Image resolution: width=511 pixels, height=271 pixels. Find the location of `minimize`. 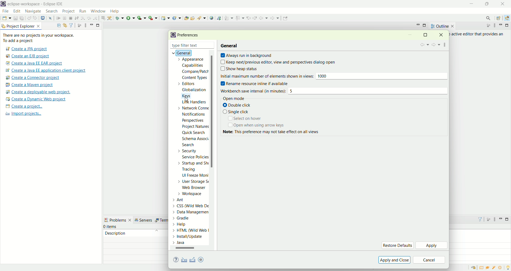

minimize is located at coordinates (92, 24).